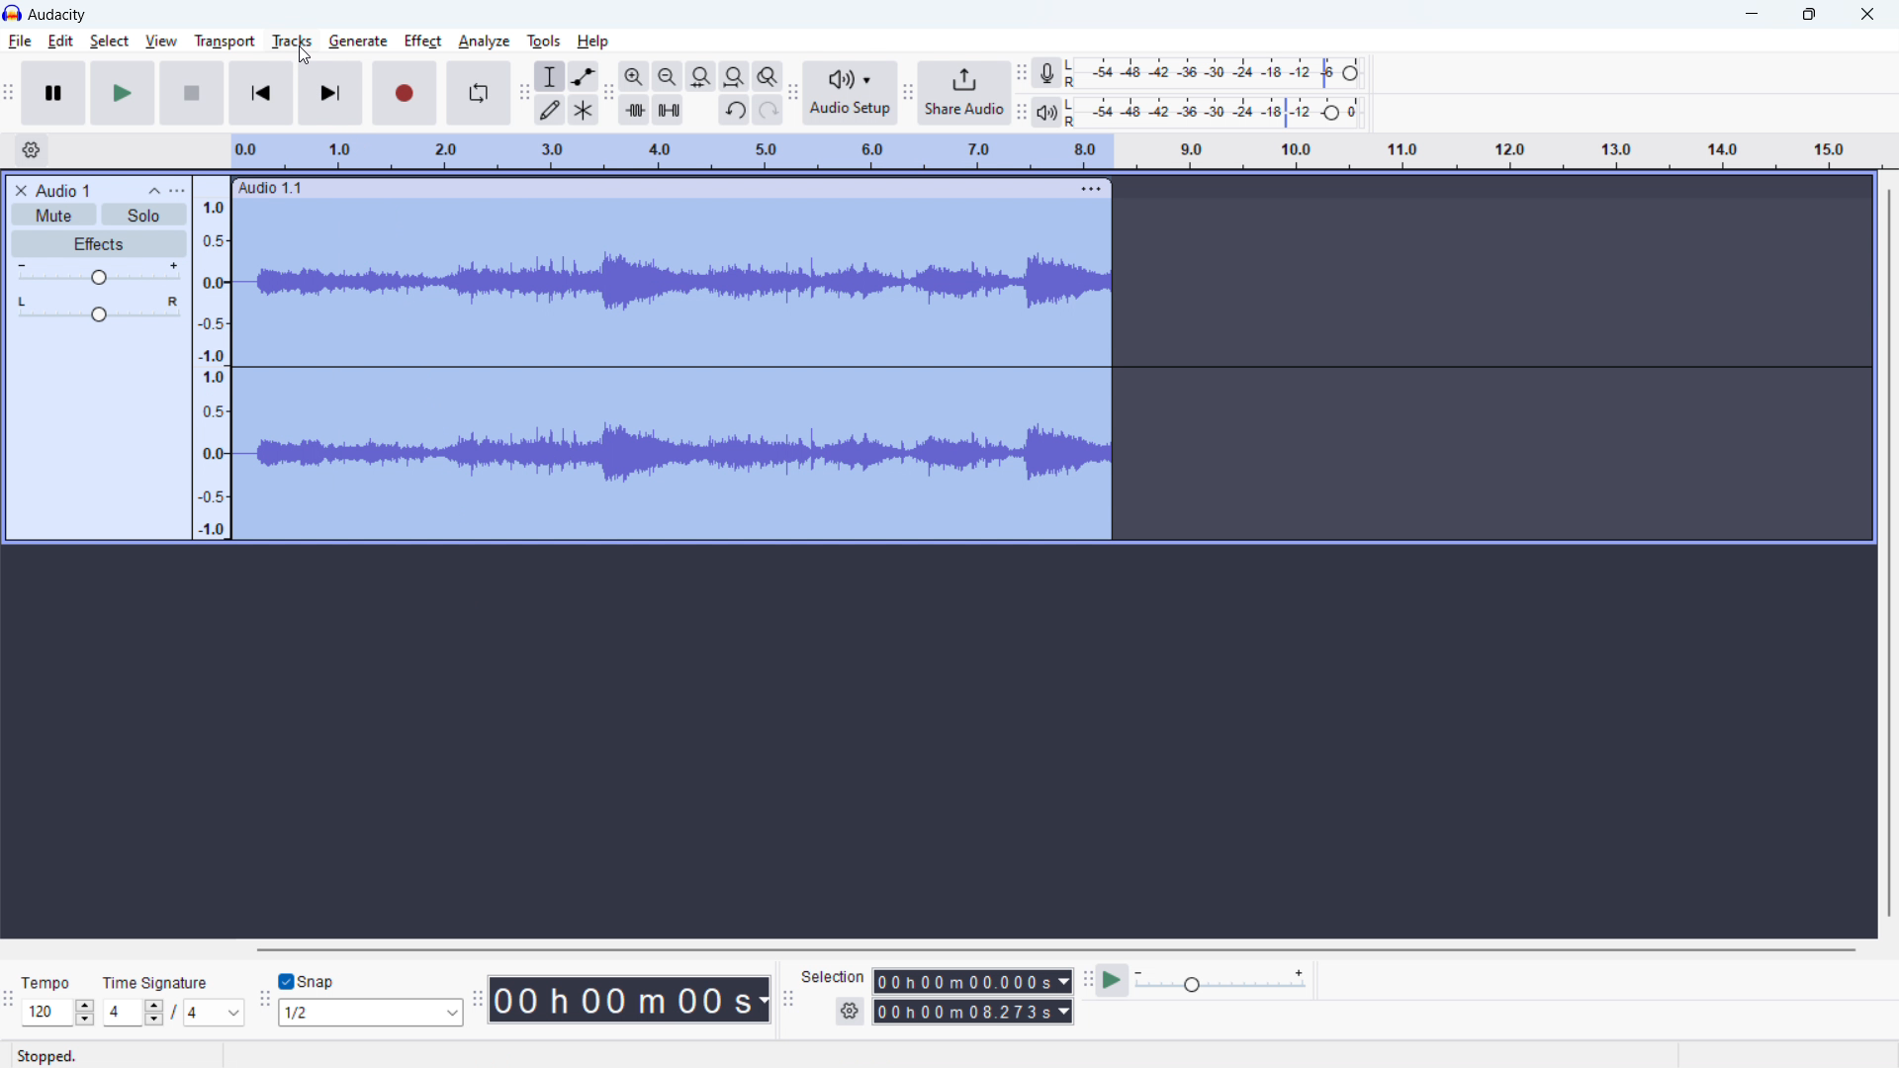 The image size is (1899, 1068). Describe the element at coordinates (306, 57) in the screenshot. I see `cursor` at that location.